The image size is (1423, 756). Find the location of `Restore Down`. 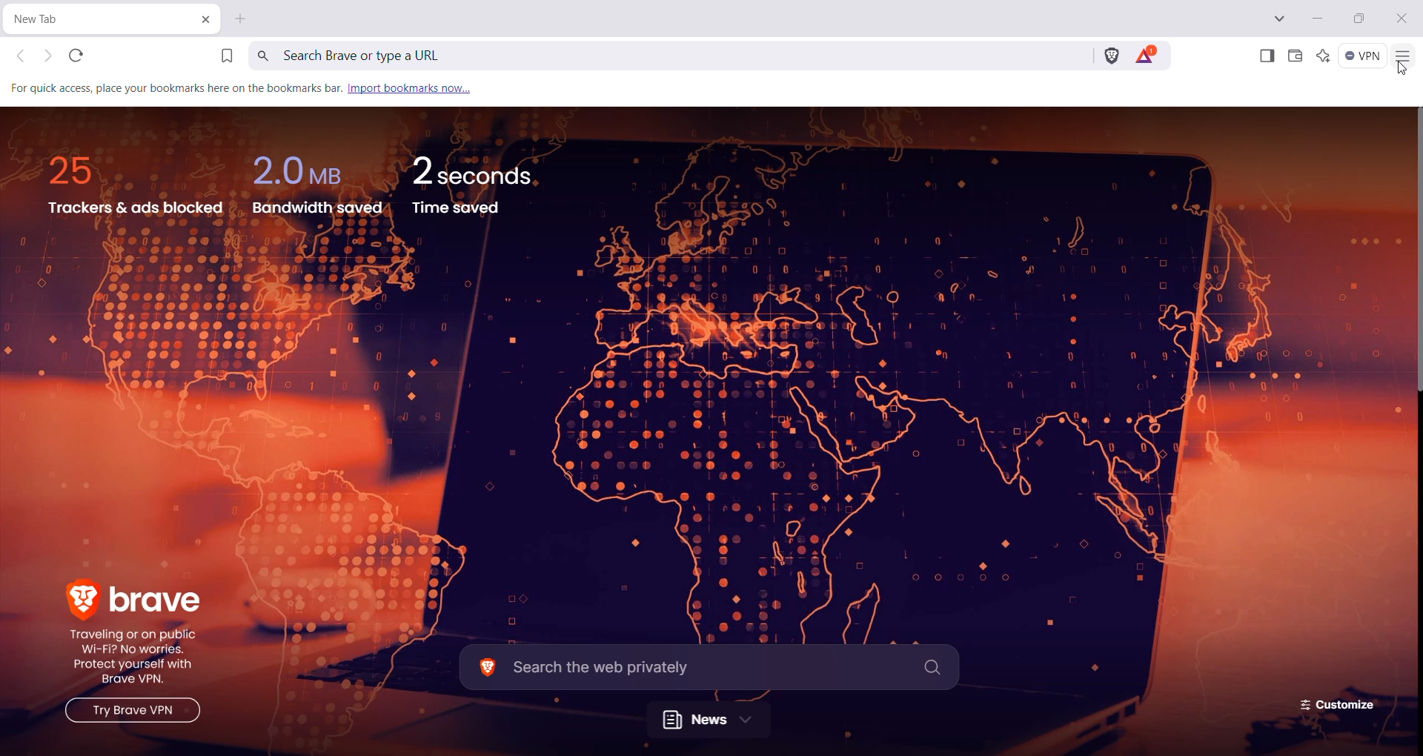

Restore Down is located at coordinates (1359, 19).